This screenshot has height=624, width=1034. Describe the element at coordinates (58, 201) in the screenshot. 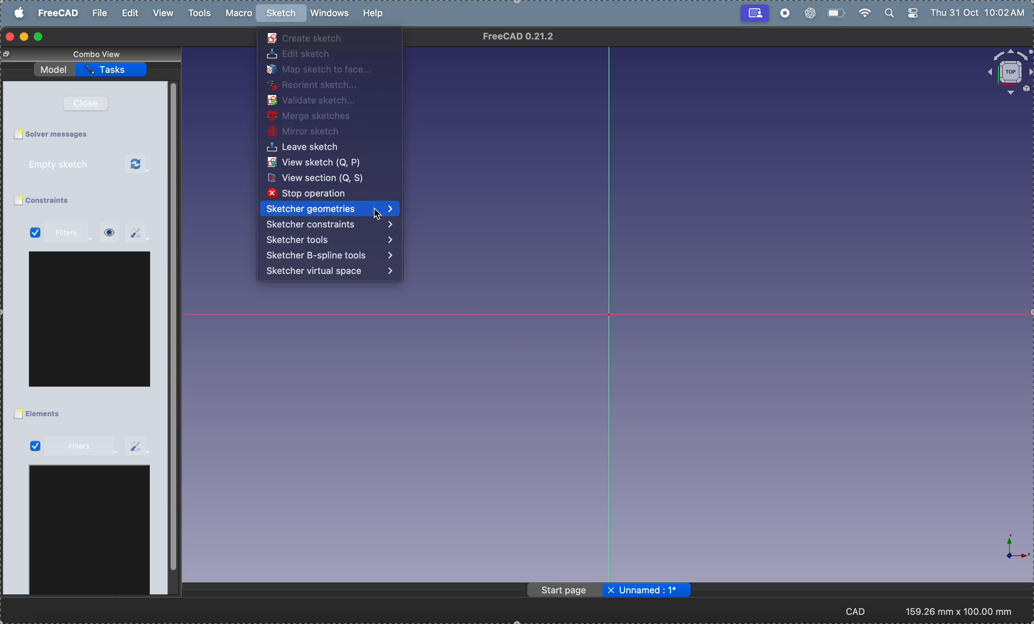

I see `constraints` at that location.